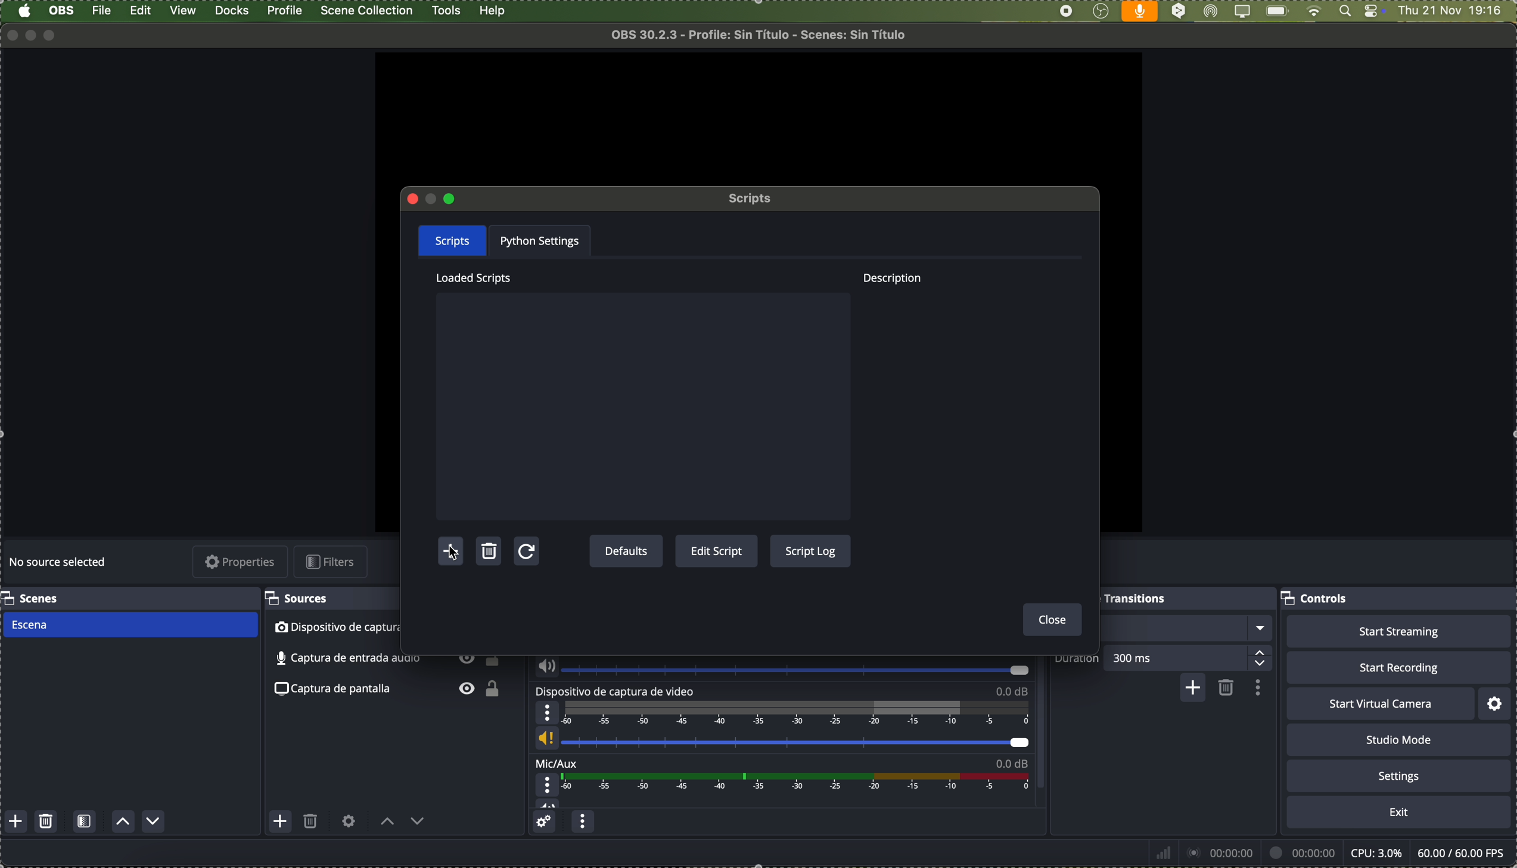 Image resolution: width=1517 pixels, height=868 pixels. I want to click on settings, so click(1496, 703).